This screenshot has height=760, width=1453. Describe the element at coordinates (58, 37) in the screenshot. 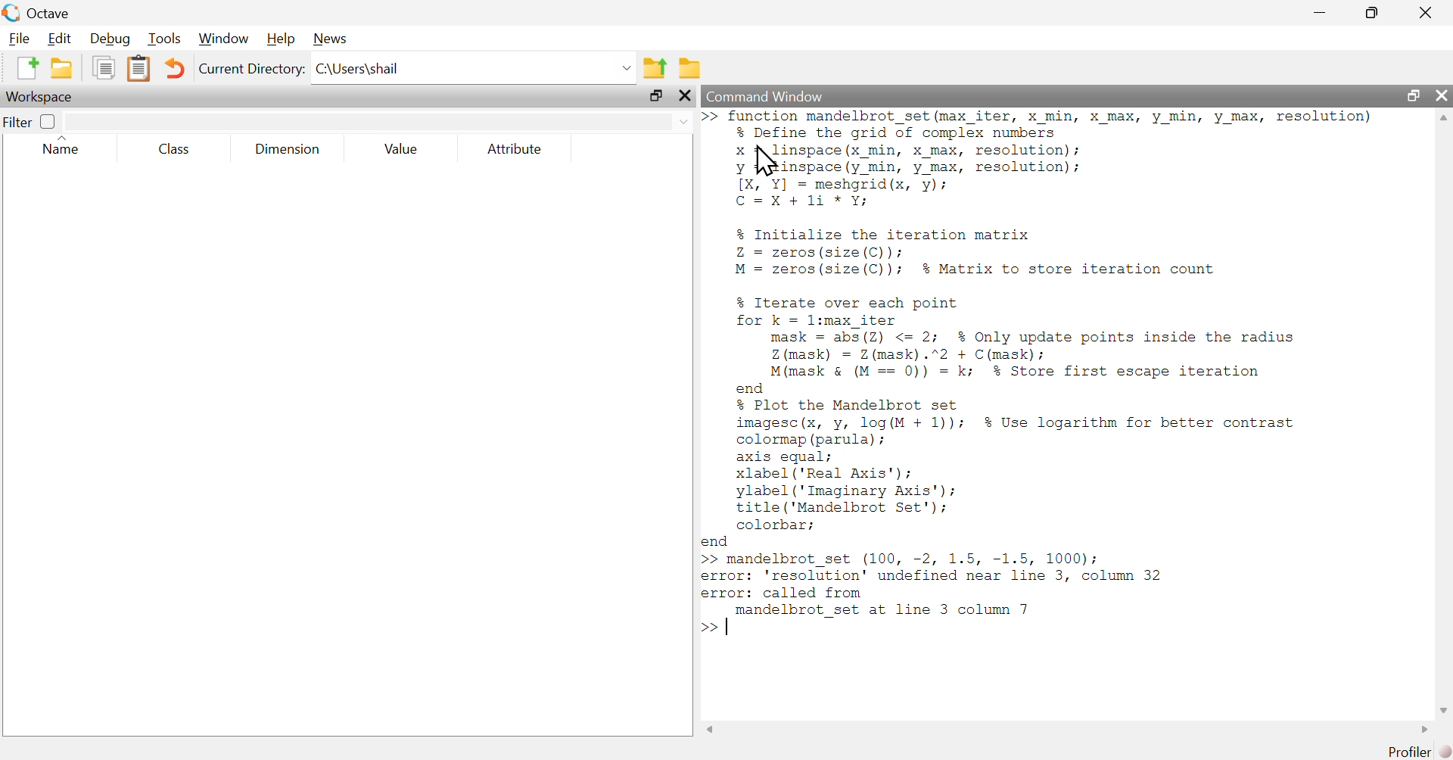

I see `Edit` at that location.